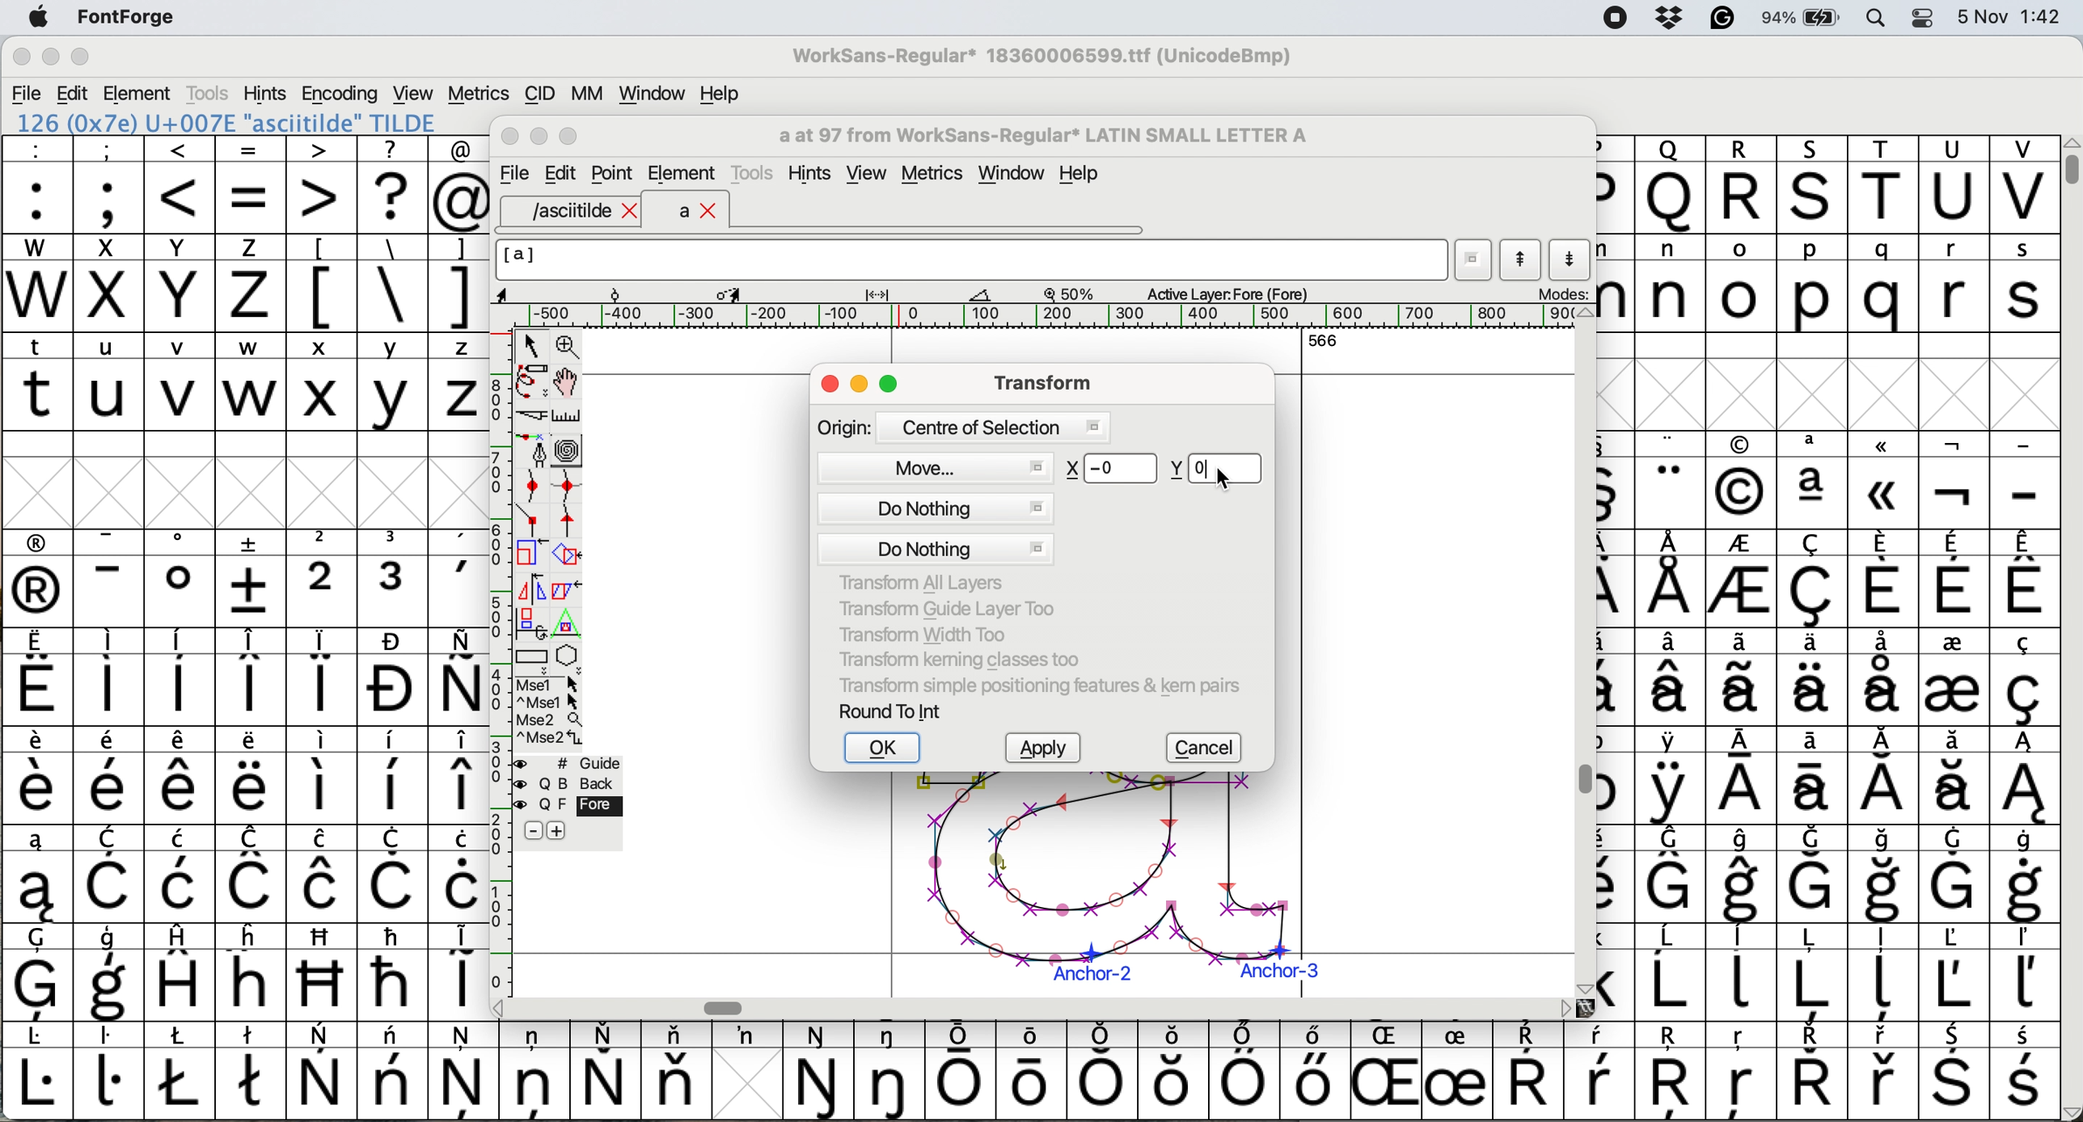 This screenshot has height=1122, width=2083. I want to click on maximise, so click(81, 61).